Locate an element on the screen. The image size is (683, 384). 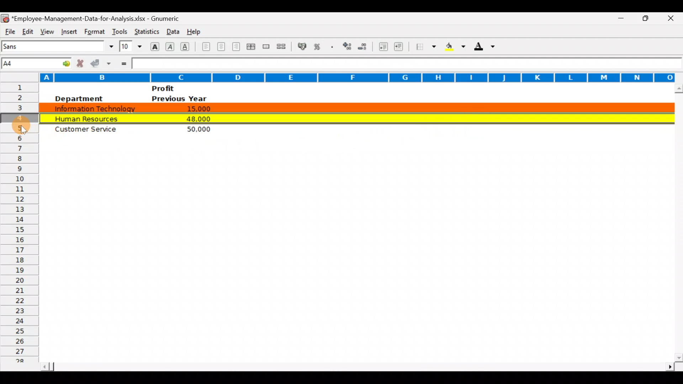
Cell name is located at coordinates (37, 62).